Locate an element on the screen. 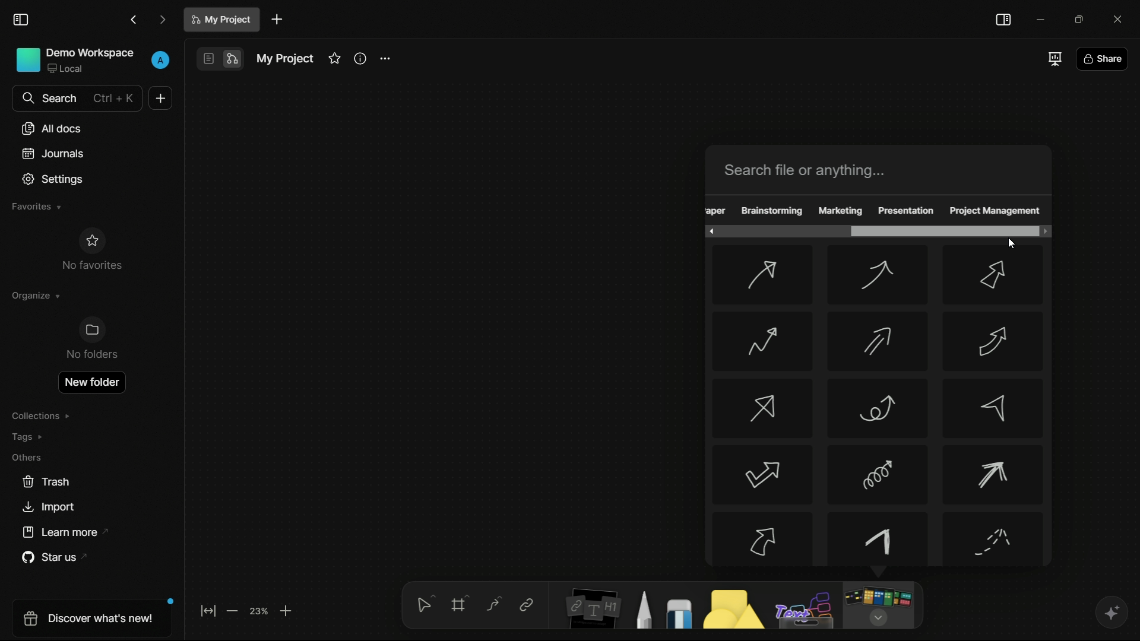  marketing is located at coordinates (841, 210).